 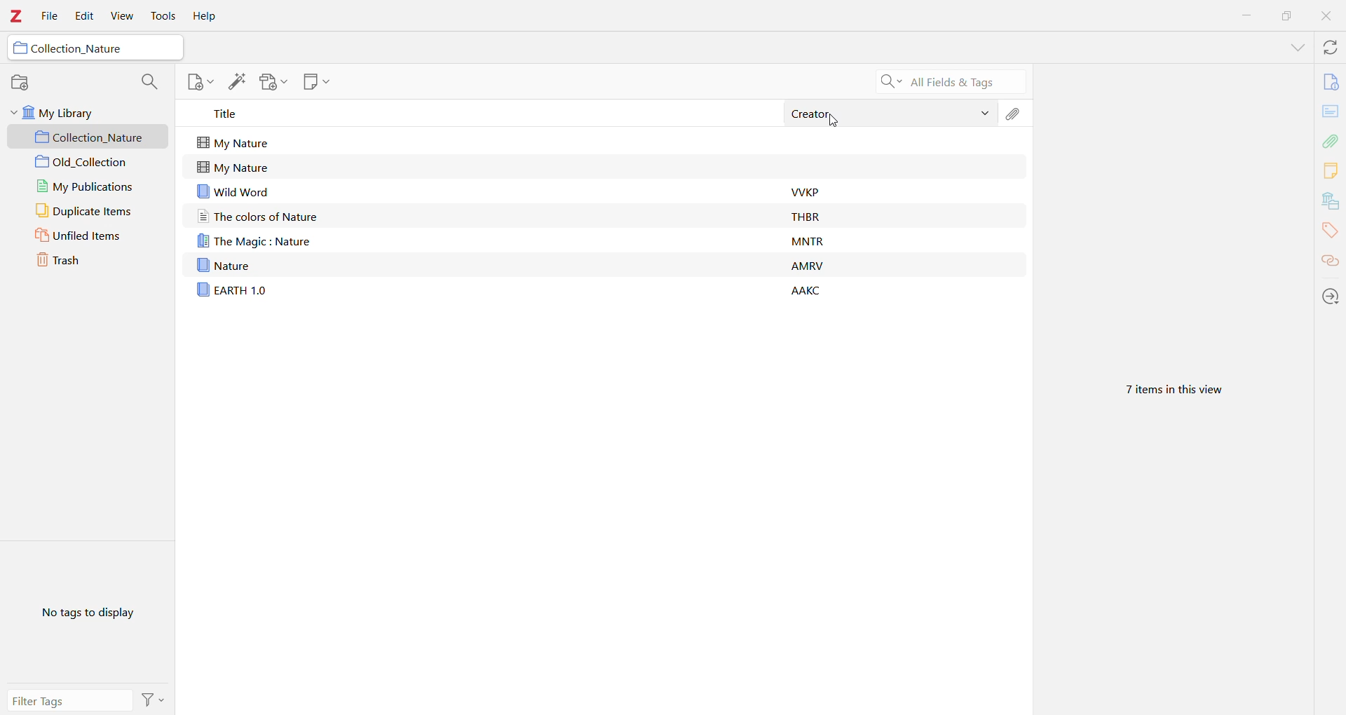 What do you see at coordinates (273, 83) in the screenshot?
I see `Add Attachment` at bounding box center [273, 83].